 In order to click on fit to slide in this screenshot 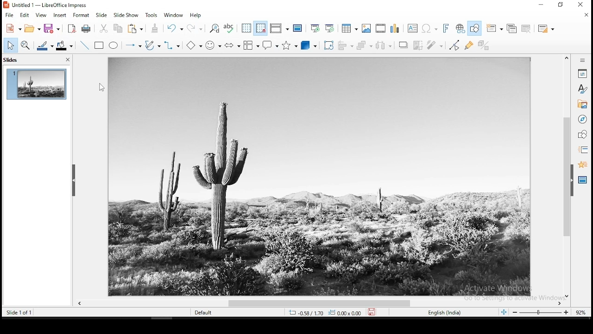, I will do `click(503, 312)`.